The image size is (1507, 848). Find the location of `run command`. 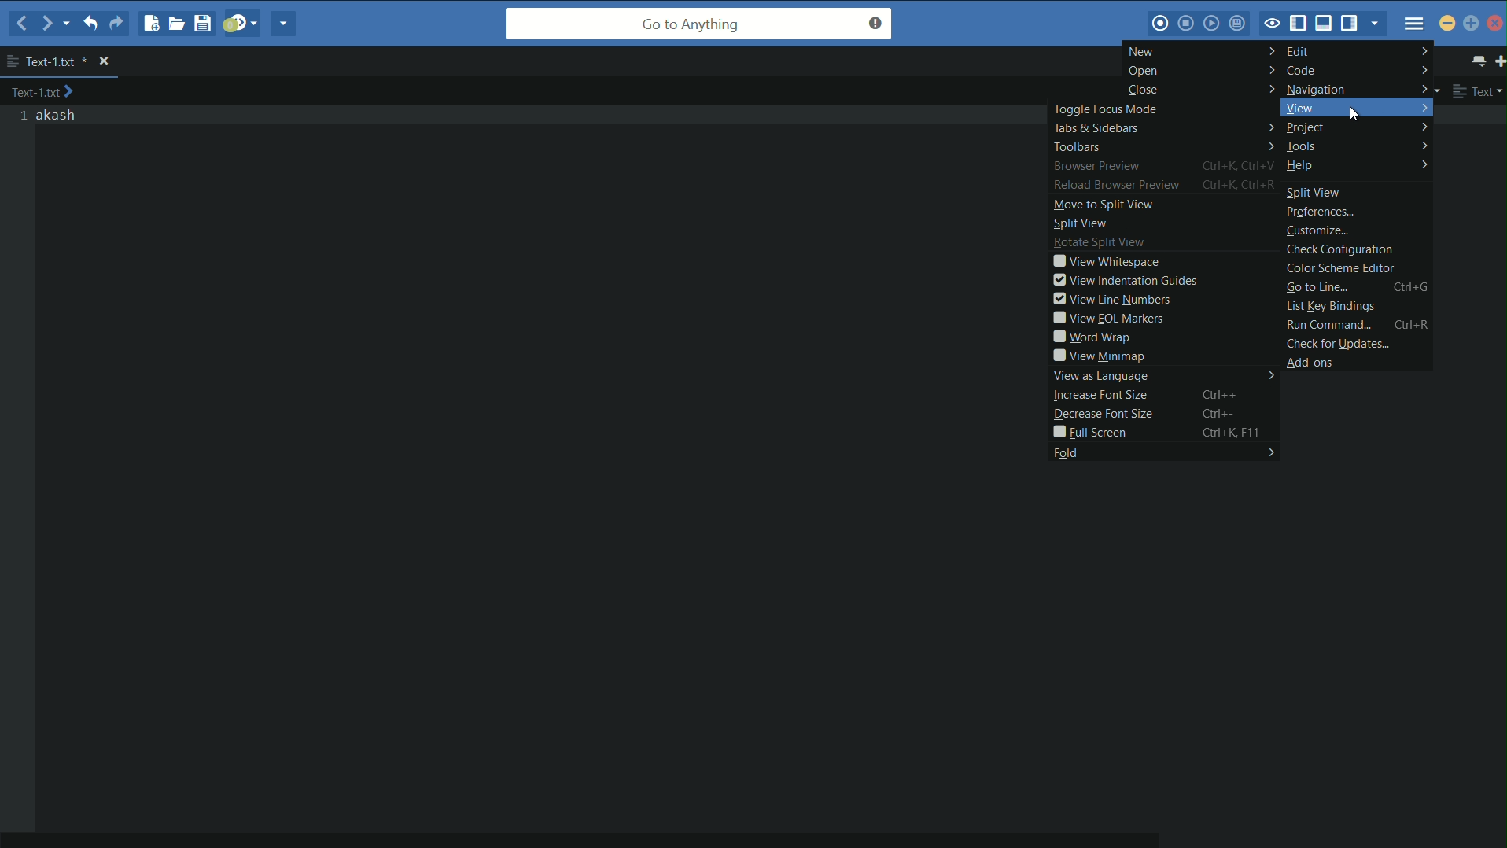

run command is located at coordinates (1357, 325).